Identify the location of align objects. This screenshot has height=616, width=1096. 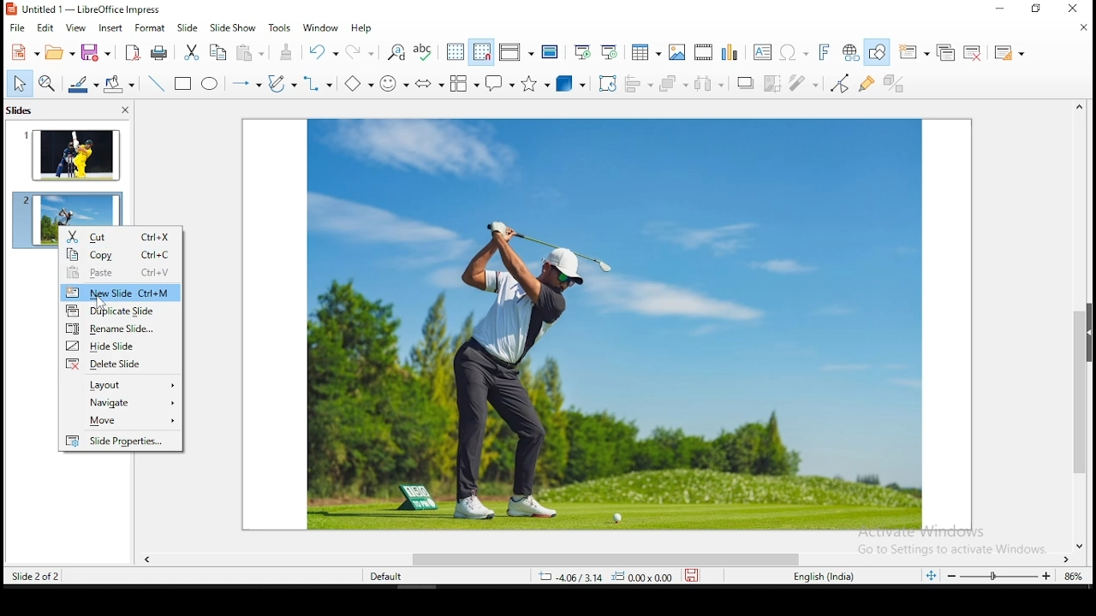
(640, 85).